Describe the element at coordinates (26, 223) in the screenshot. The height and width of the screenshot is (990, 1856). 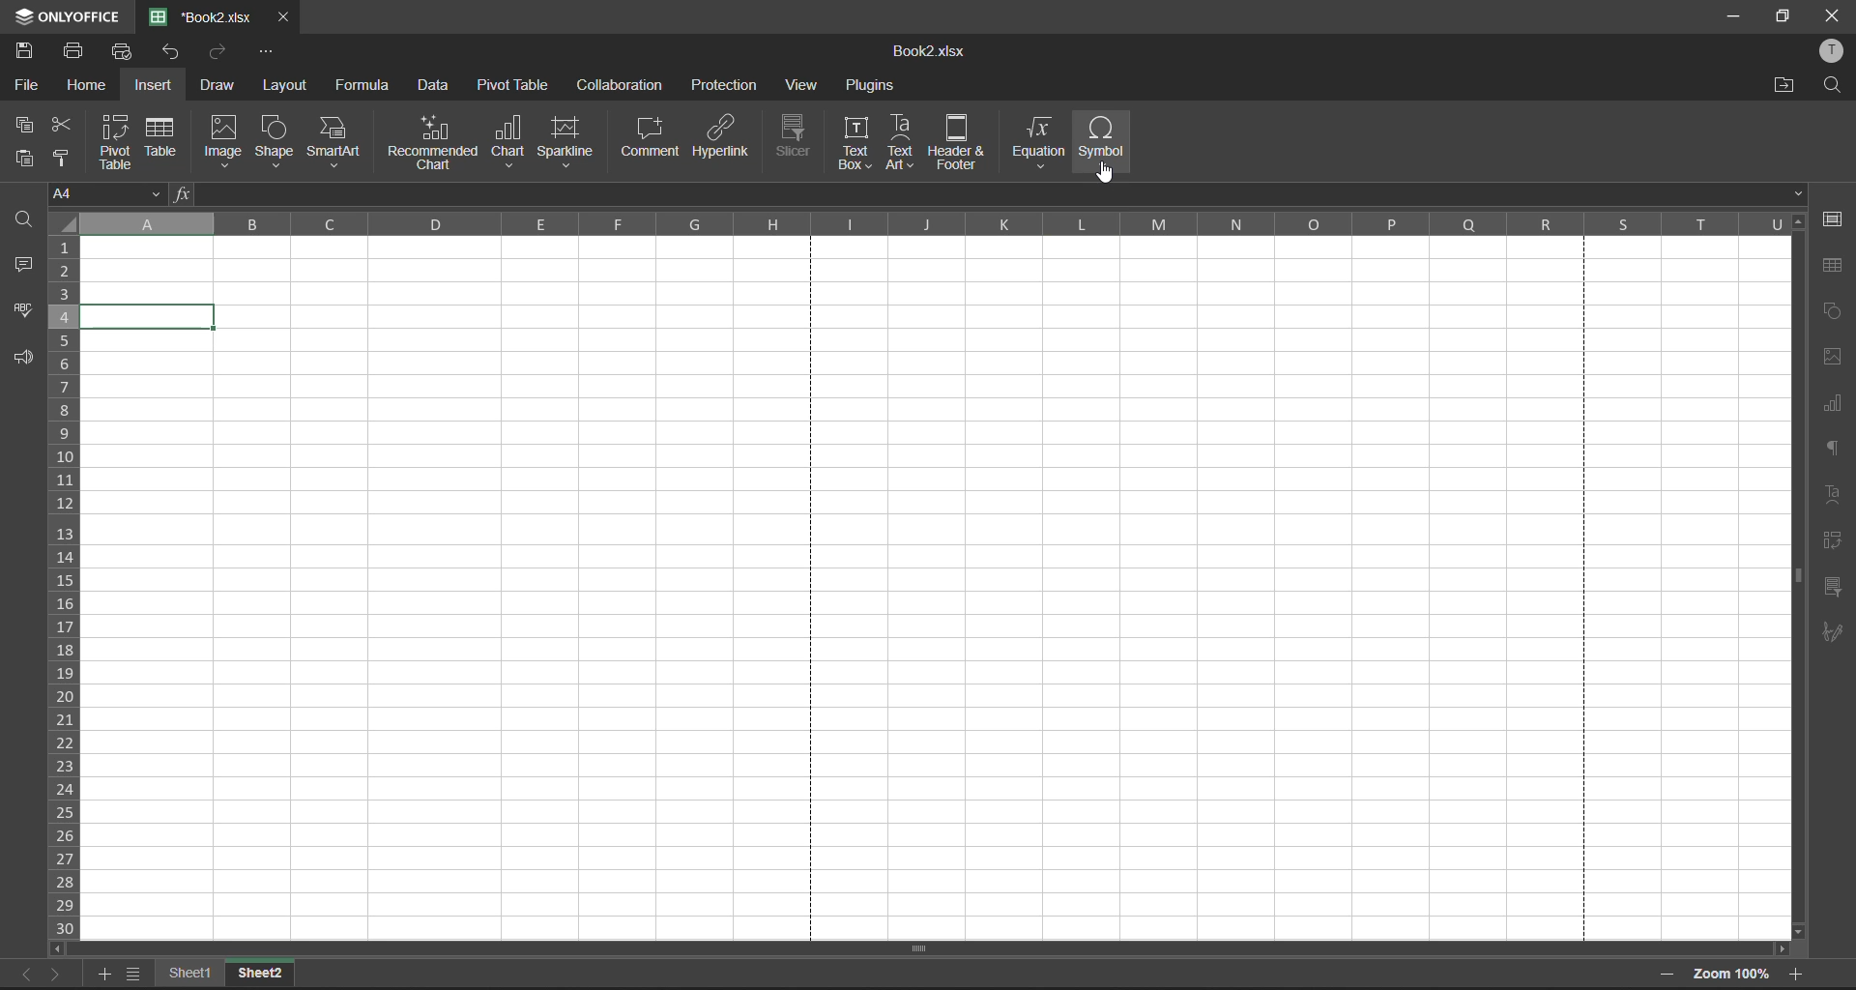
I see `find` at that location.